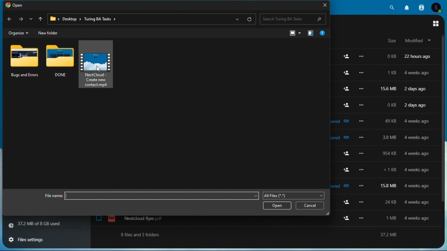 This screenshot has width=447, height=251. What do you see at coordinates (390, 105) in the screenshot?
I see `0kb` at bounding box center [390, 105].